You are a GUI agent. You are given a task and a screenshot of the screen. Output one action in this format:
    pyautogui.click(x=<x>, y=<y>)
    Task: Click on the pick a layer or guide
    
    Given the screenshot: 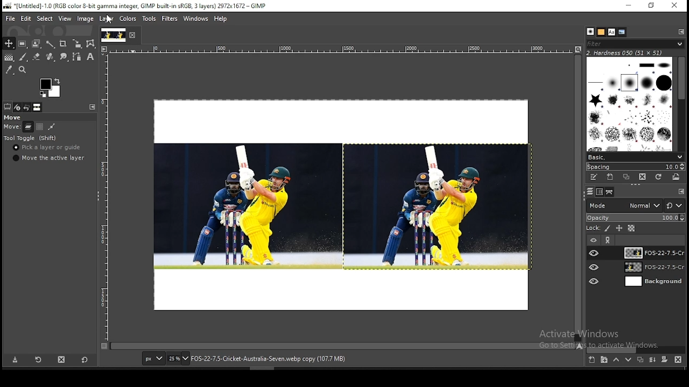 What is the action you would take?
    pyautogui.click(x=48, y=148)
    